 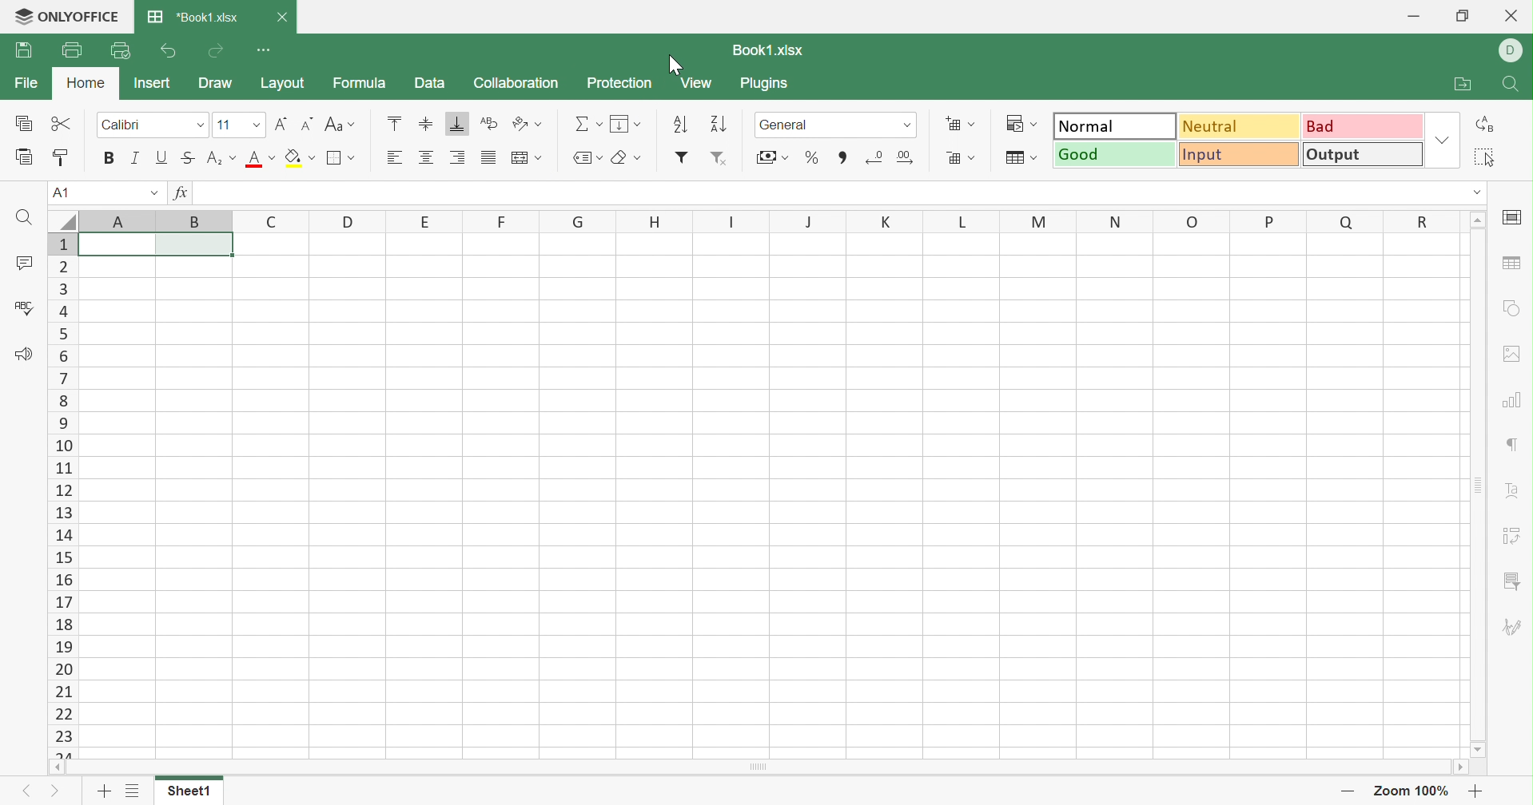 I want to click on Scroll Down, so click(x=1476, y=749).